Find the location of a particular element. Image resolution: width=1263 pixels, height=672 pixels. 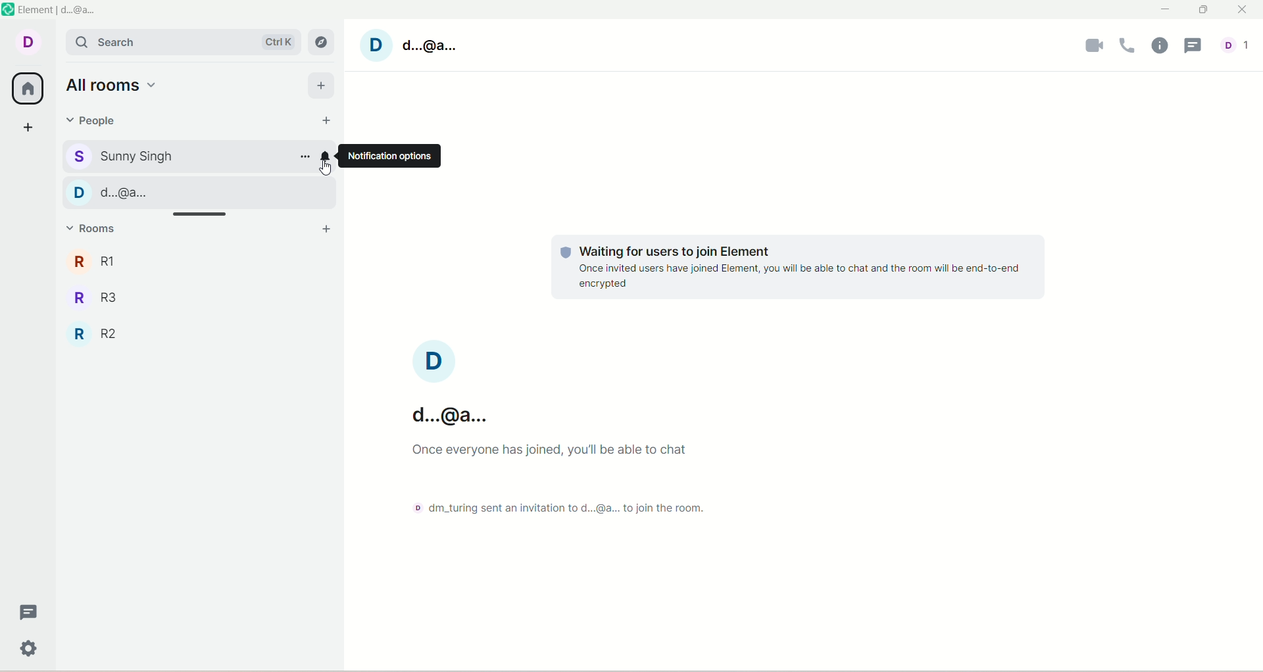

explore rooms is located at coordinates (323, 41).